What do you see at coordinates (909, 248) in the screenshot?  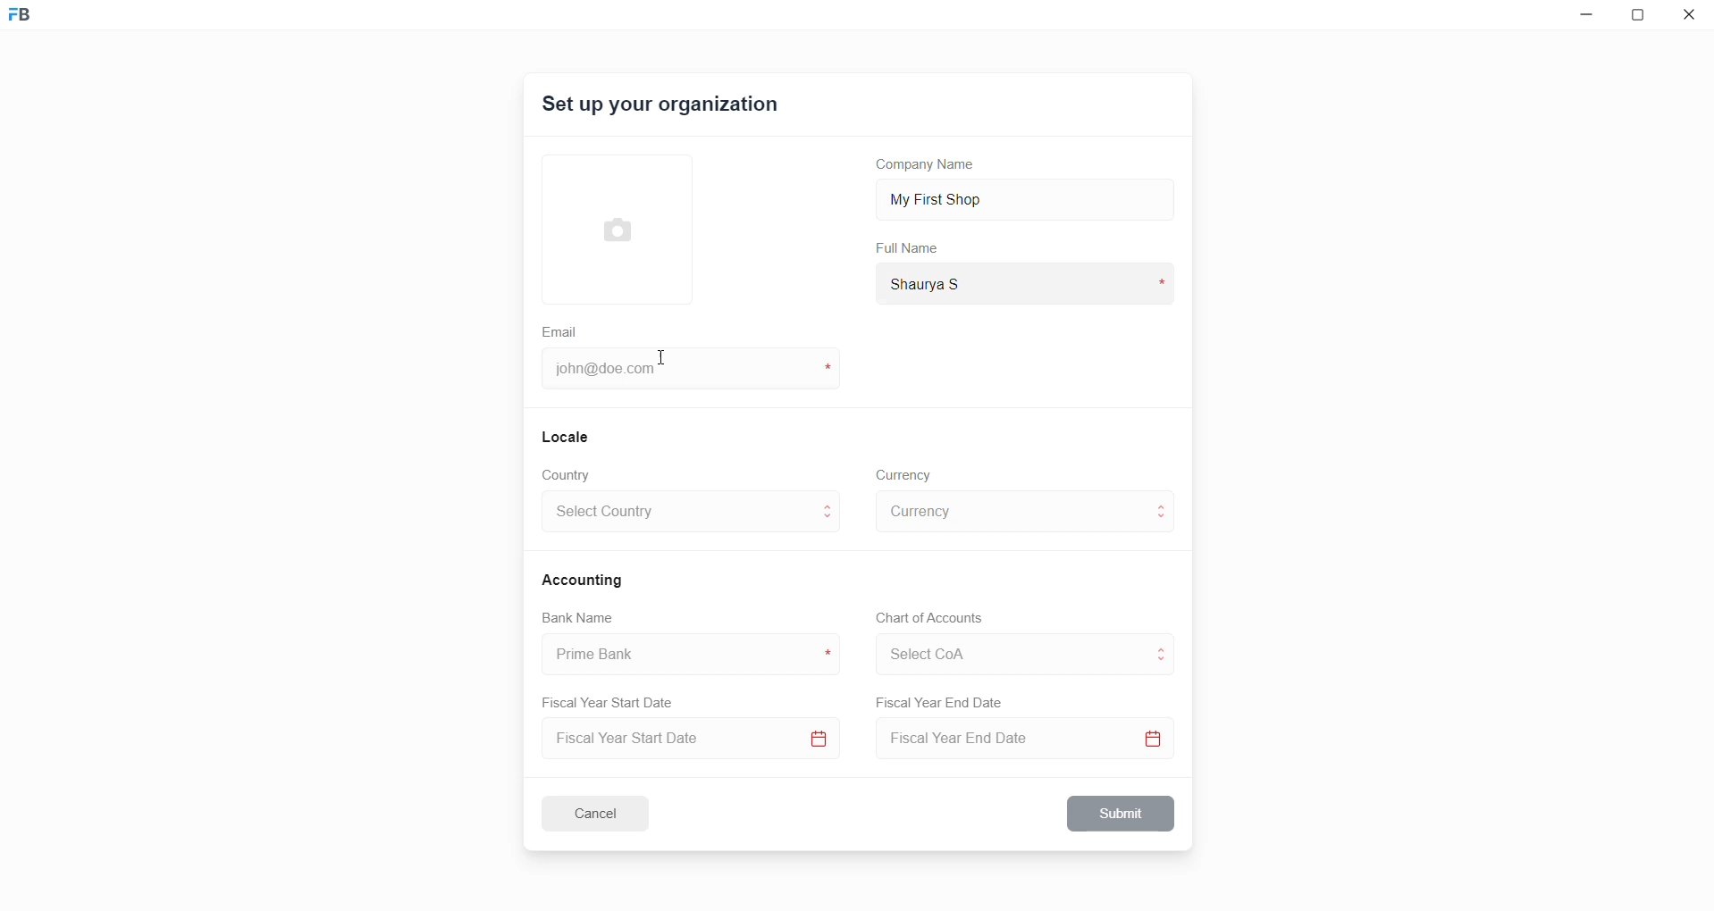 I see `Full Name` at bounding box center [909, 248].